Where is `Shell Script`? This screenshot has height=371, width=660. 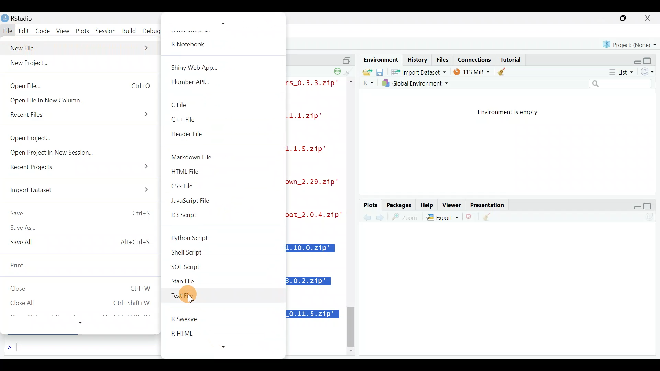
Shell Script is located at coordinates (186, 253).